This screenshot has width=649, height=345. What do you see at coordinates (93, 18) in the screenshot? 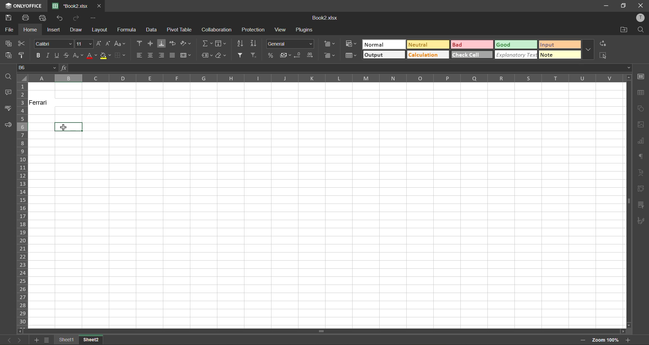
I see `customize quick access toolbar` at bounding box center [93, 18].